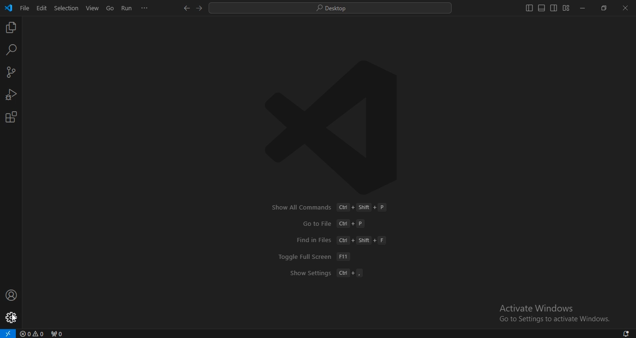 The width and height of the screenshot is (636, 338). Describe the element at coordinates (10, 94) in the screenshot. I see `run and debug` at that location.